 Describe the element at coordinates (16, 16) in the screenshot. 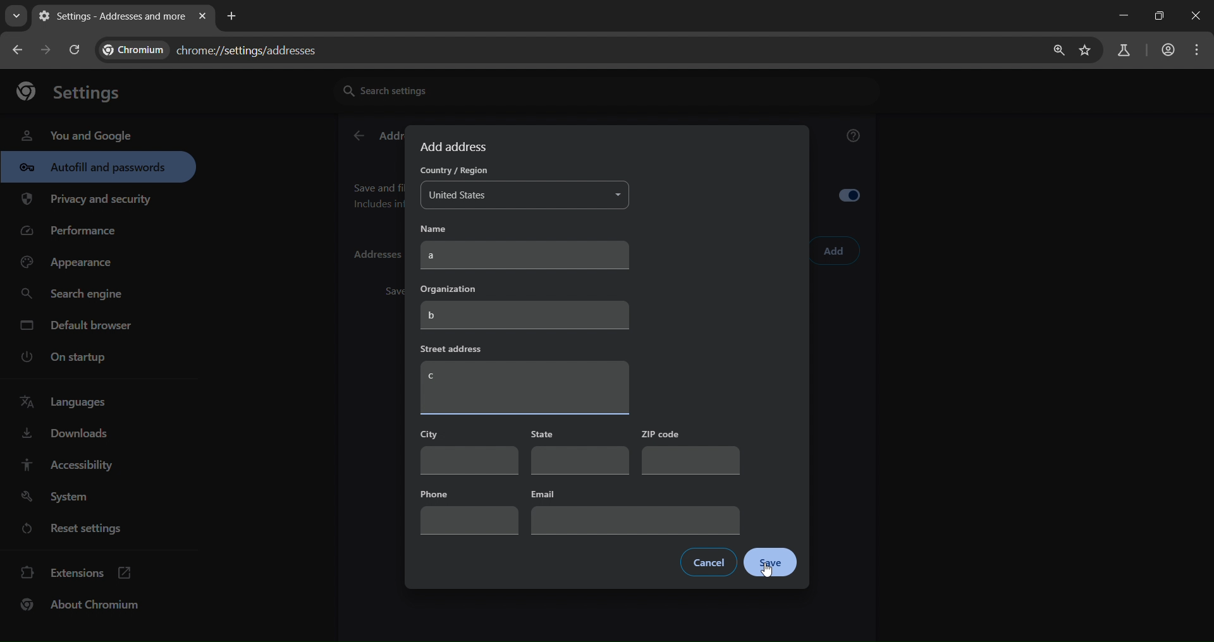

I see `search  tabs` at that location.